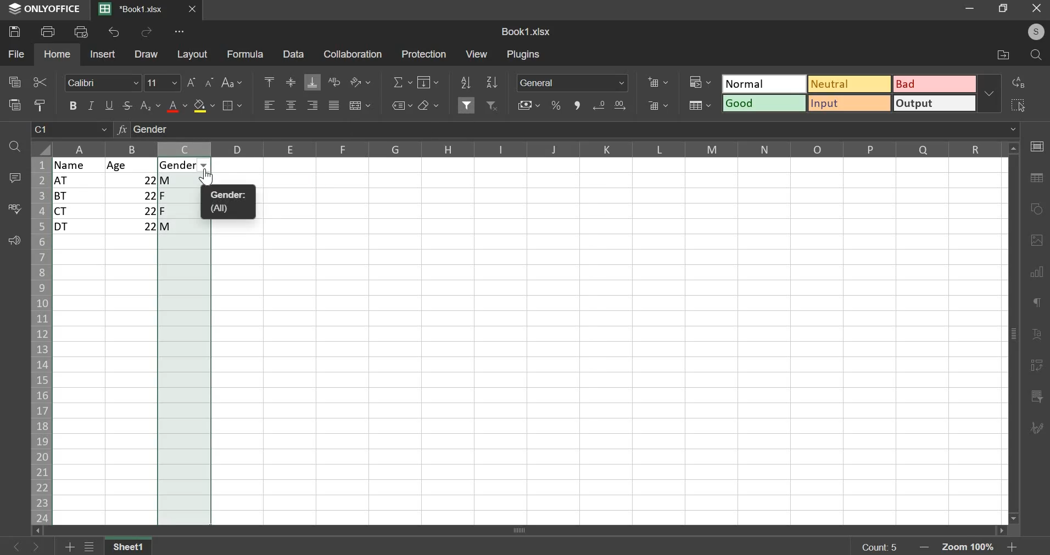  What do you see at coordinates (71, 132) in the screenshot?
I see `cell name` at bounding box center [71, 132].